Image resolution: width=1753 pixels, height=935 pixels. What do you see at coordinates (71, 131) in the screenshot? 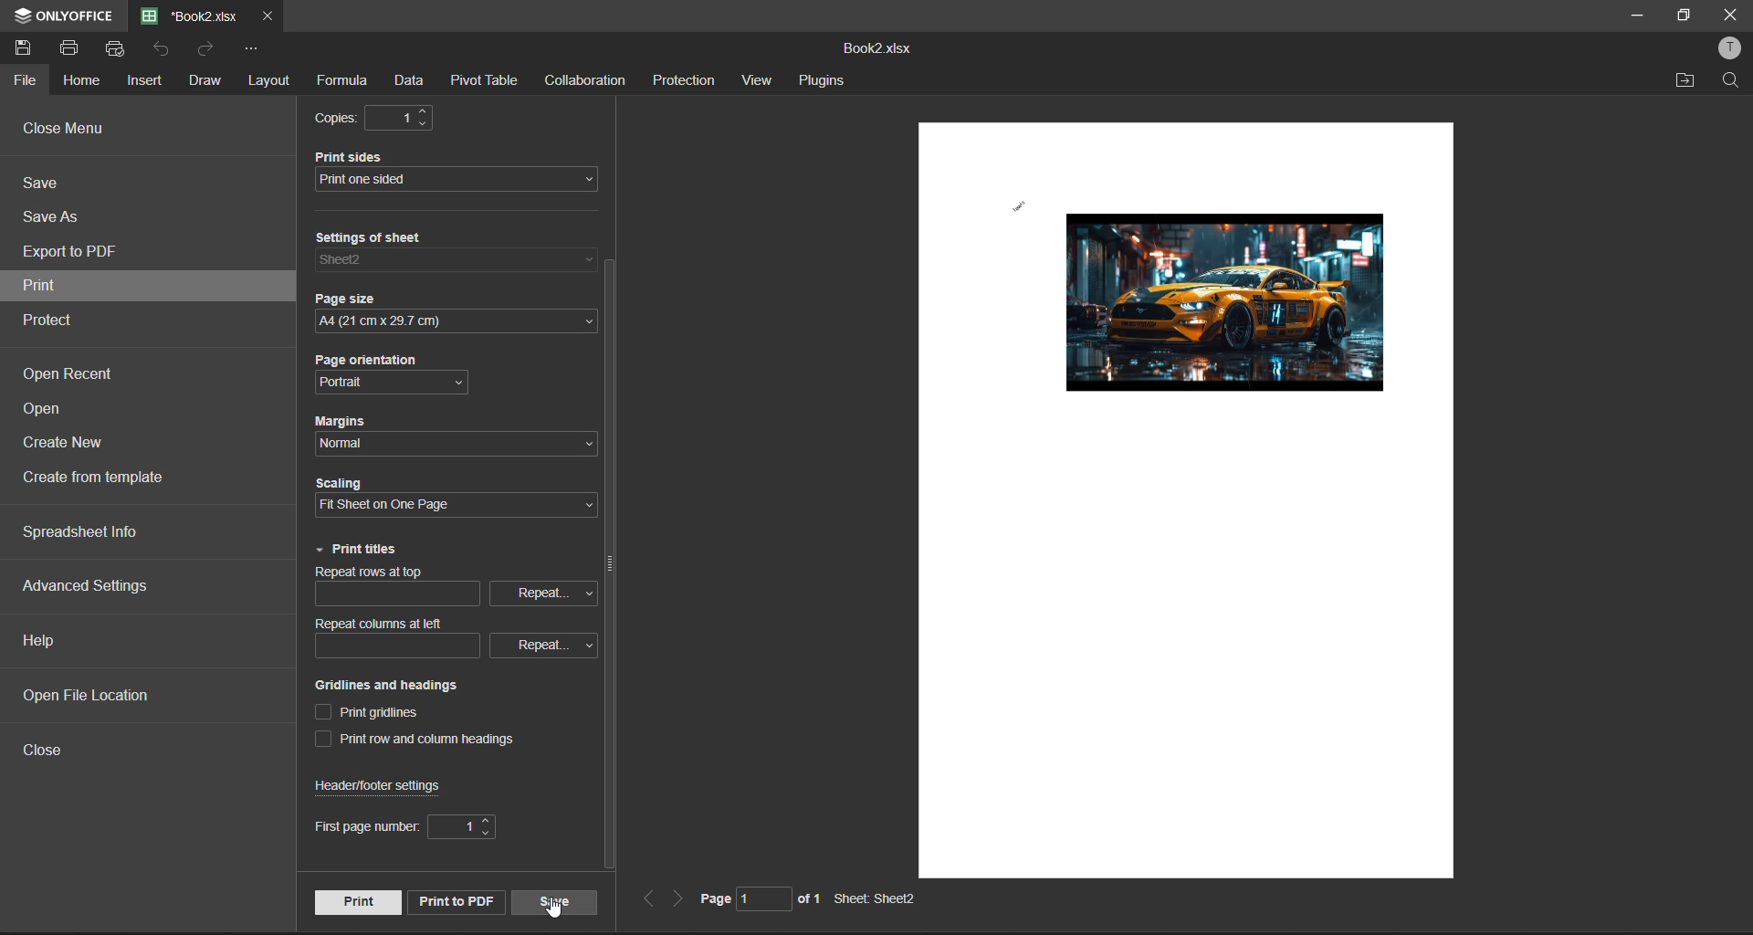
I see `close menu` at bounding box center [71, 131].